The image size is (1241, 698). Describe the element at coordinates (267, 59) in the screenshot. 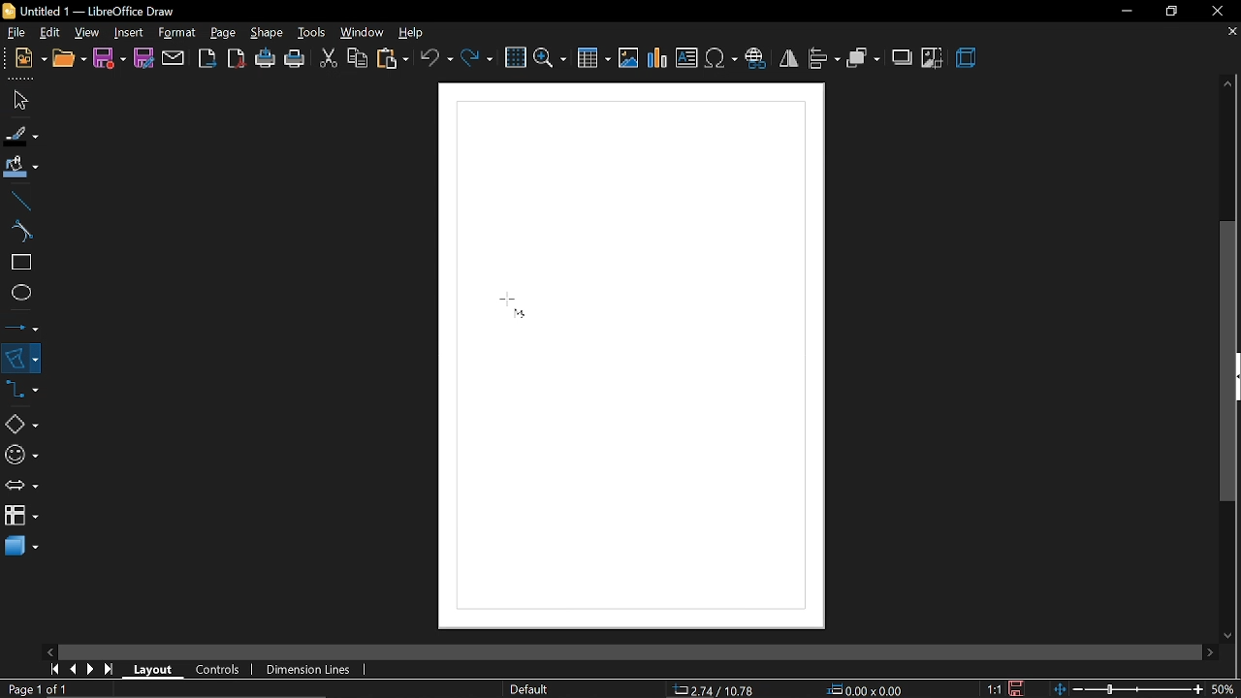

I see `print directly` at that location.